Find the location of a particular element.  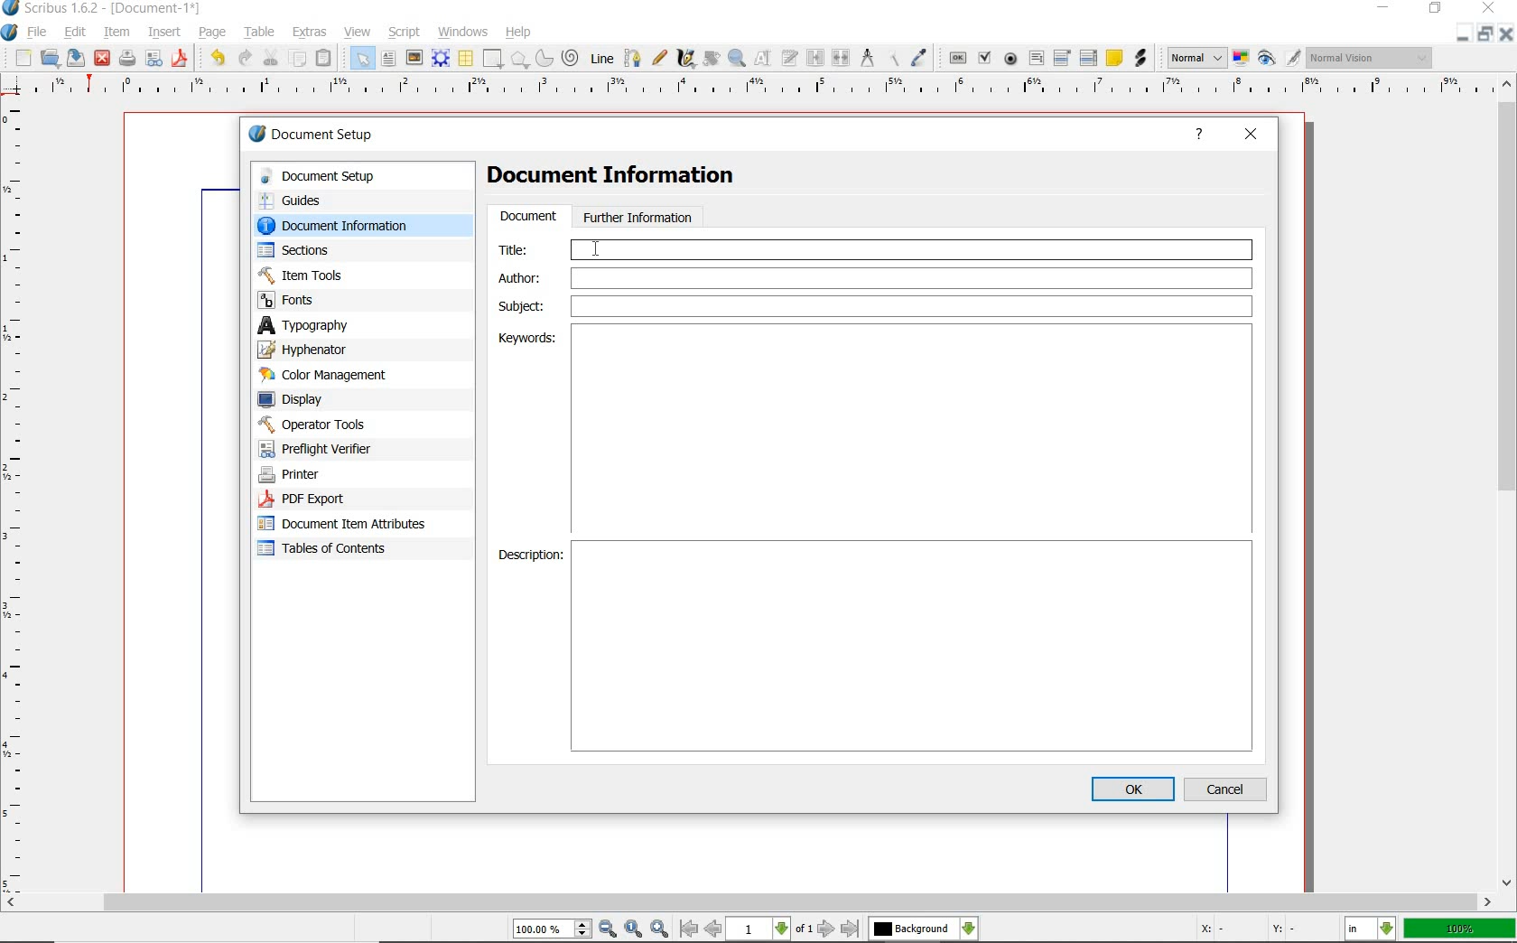

table is located at coordinates (260, 32).